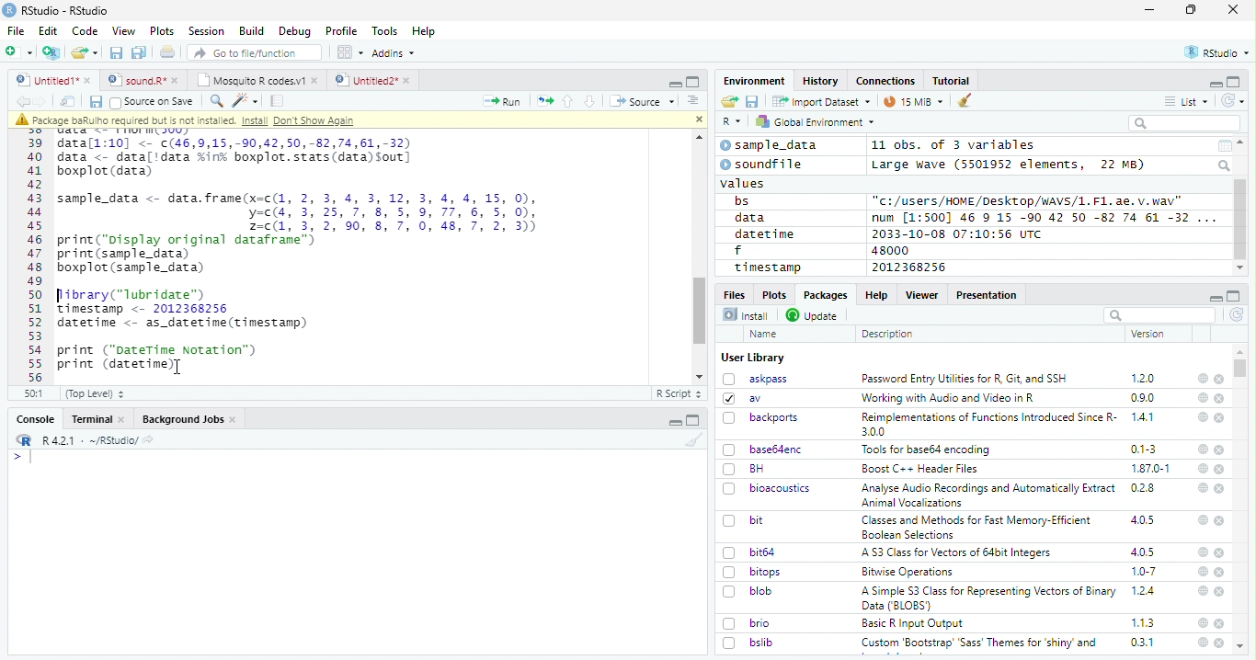 The height and width of the screenshot is (660, 1256). I want to click on bit64, so click(749, 552).